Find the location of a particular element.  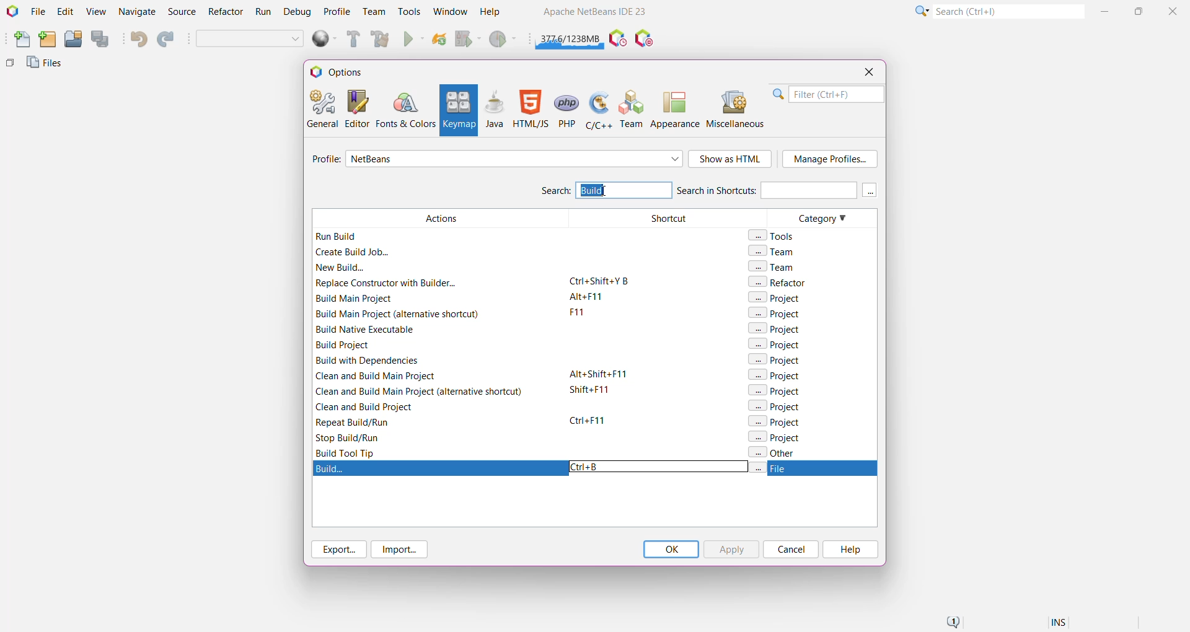

Application name and Version is located at coordinates (593, 14).